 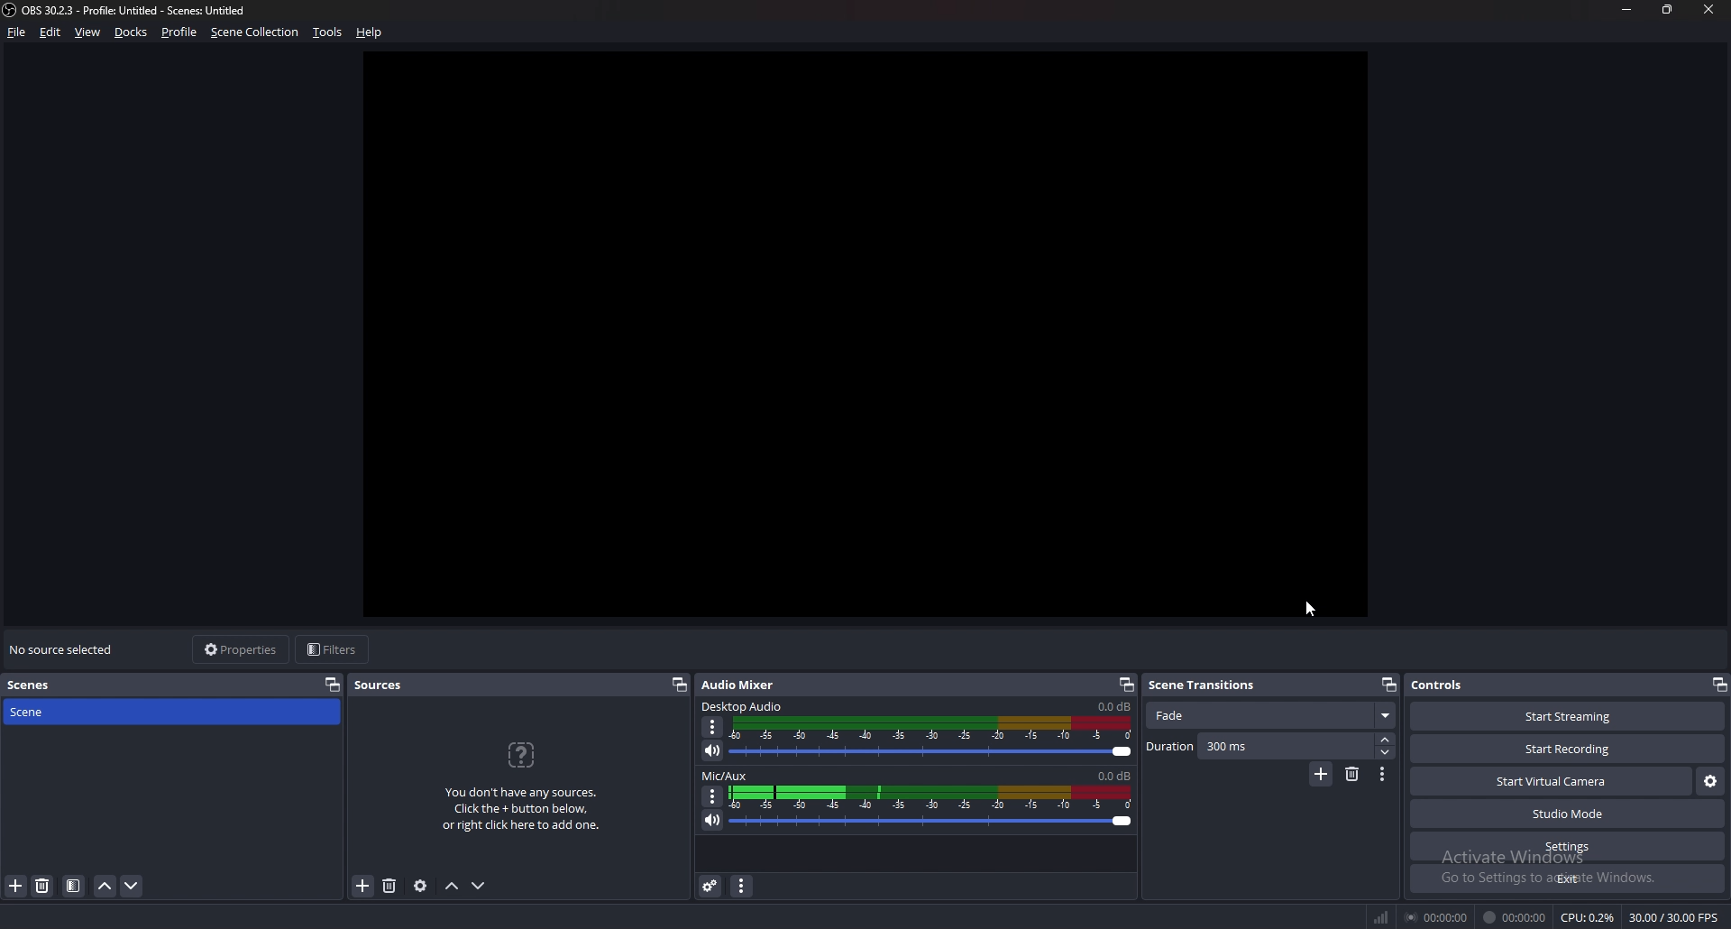 What do you see at coordinates (1710, 10) in the screenshot?
I see `close` at bounding box center [1710, 10].